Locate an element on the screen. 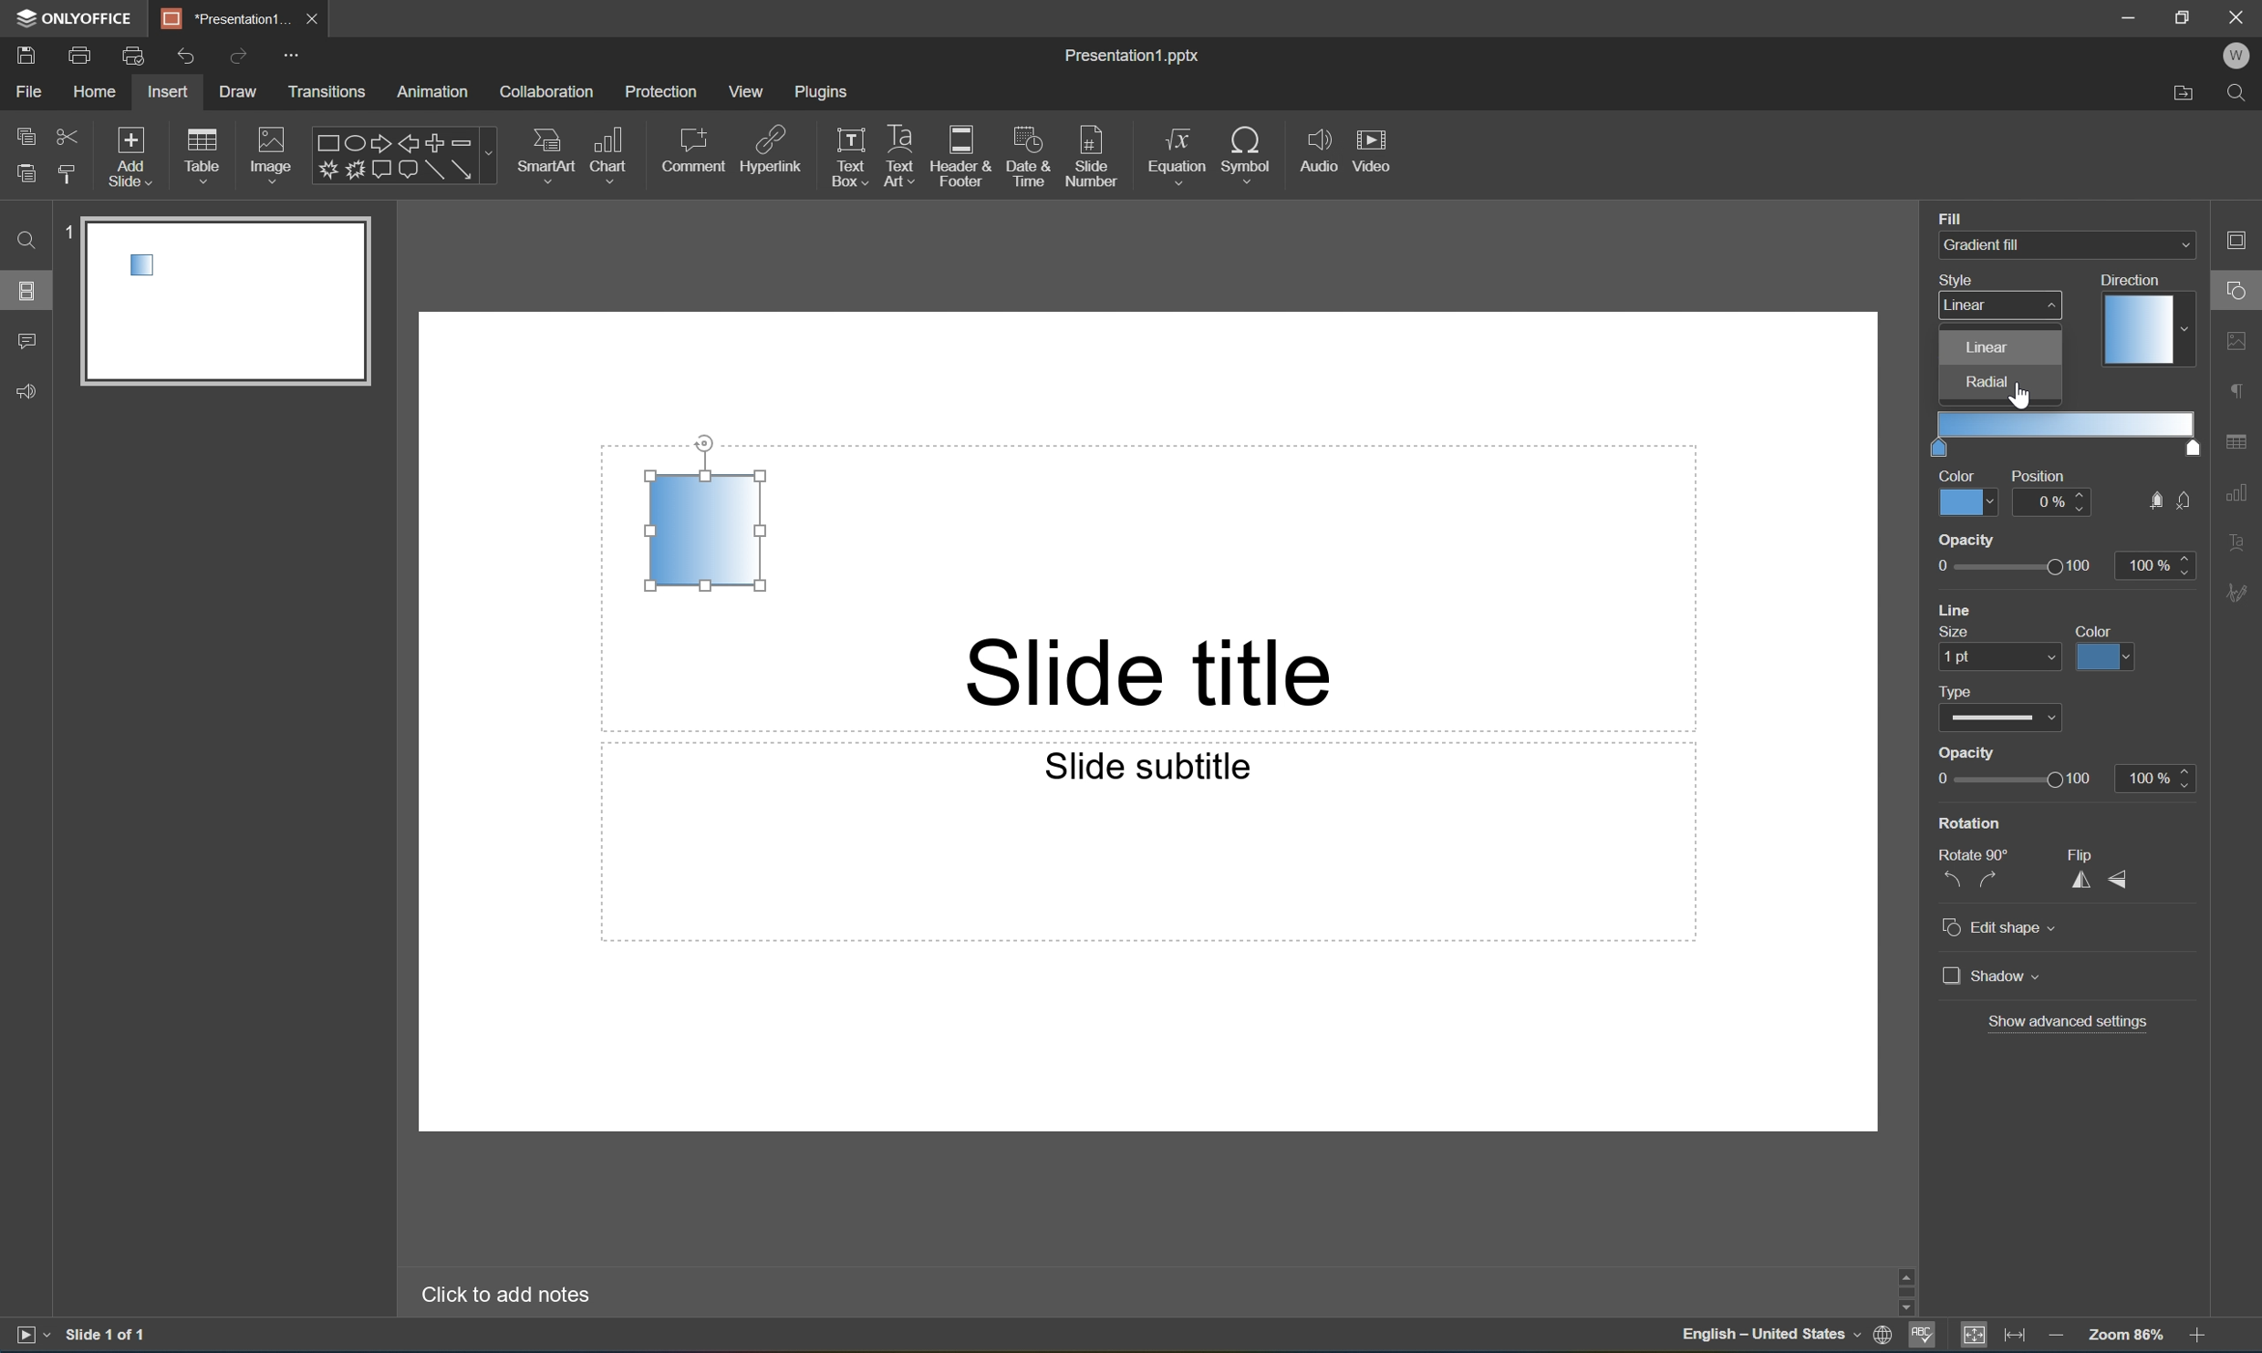 The height and width of the screenshot is (1353, 2262). Header & Footer is located at coordinates (960, 156).